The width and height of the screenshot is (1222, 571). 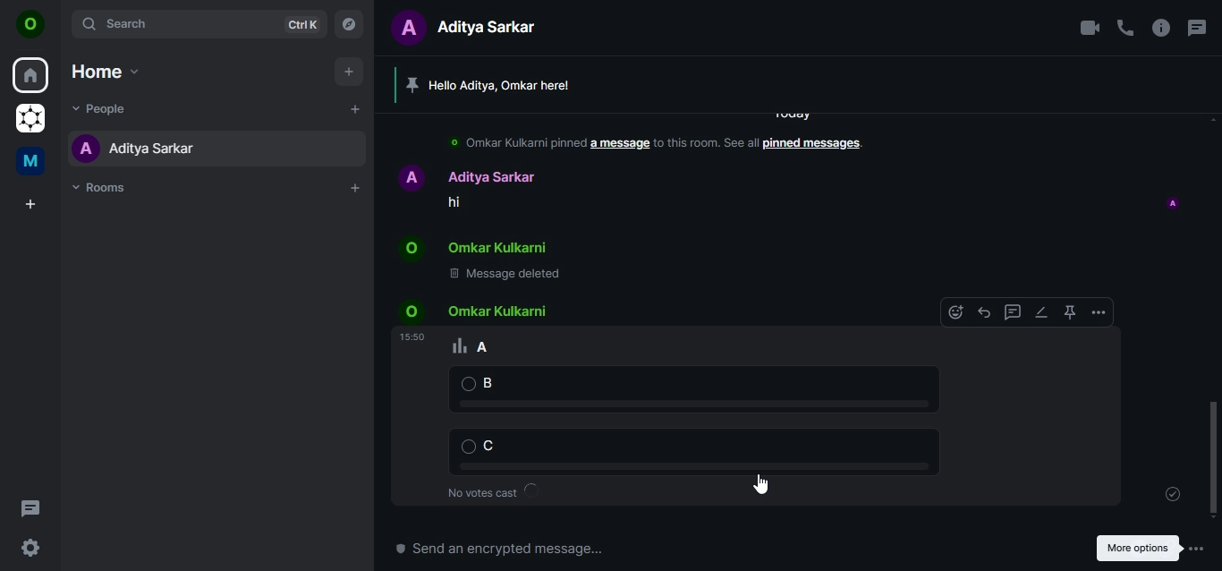 What do you see at coordinates (135, 148) in the screenshot?
I see `aditya sarkar` at bounding box center [135, 148].